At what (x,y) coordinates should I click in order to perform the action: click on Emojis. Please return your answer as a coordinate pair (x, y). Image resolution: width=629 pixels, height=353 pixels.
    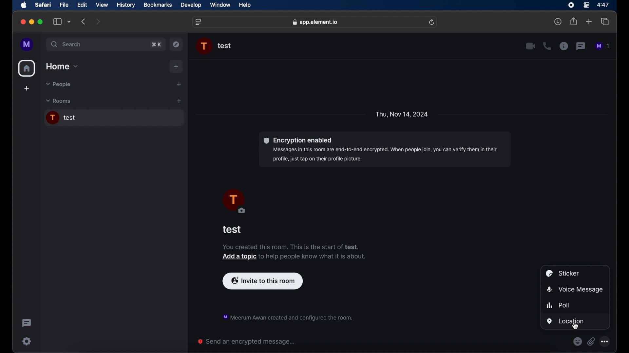
    Looking at the image, I should click on (577, 342).